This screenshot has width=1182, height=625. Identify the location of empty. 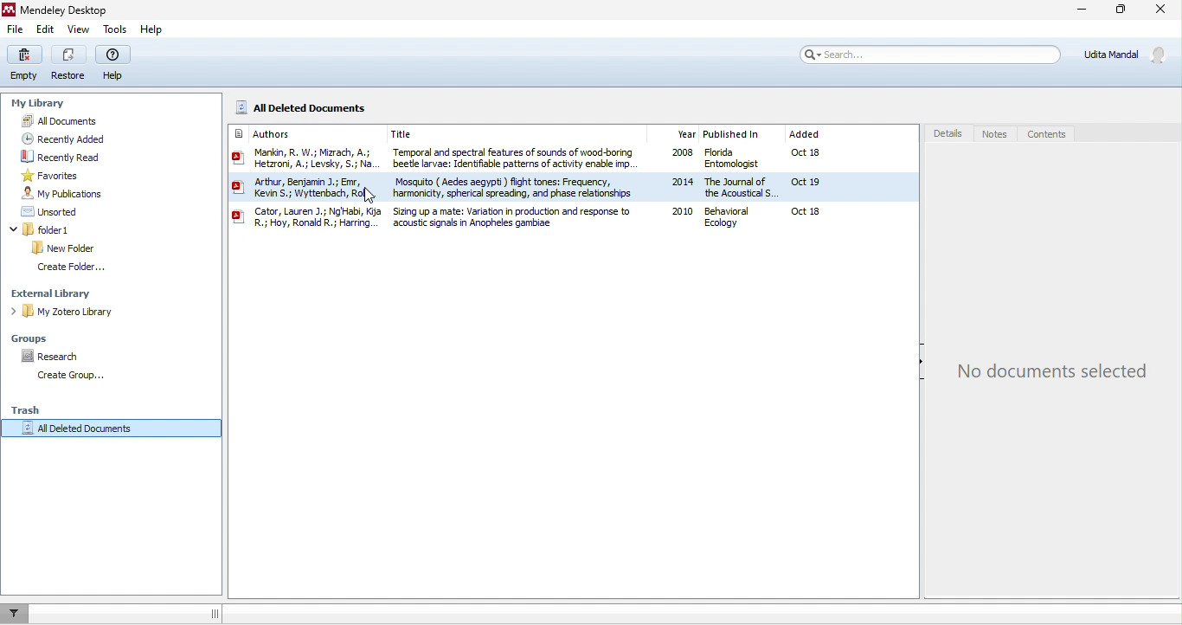
(27, 63).